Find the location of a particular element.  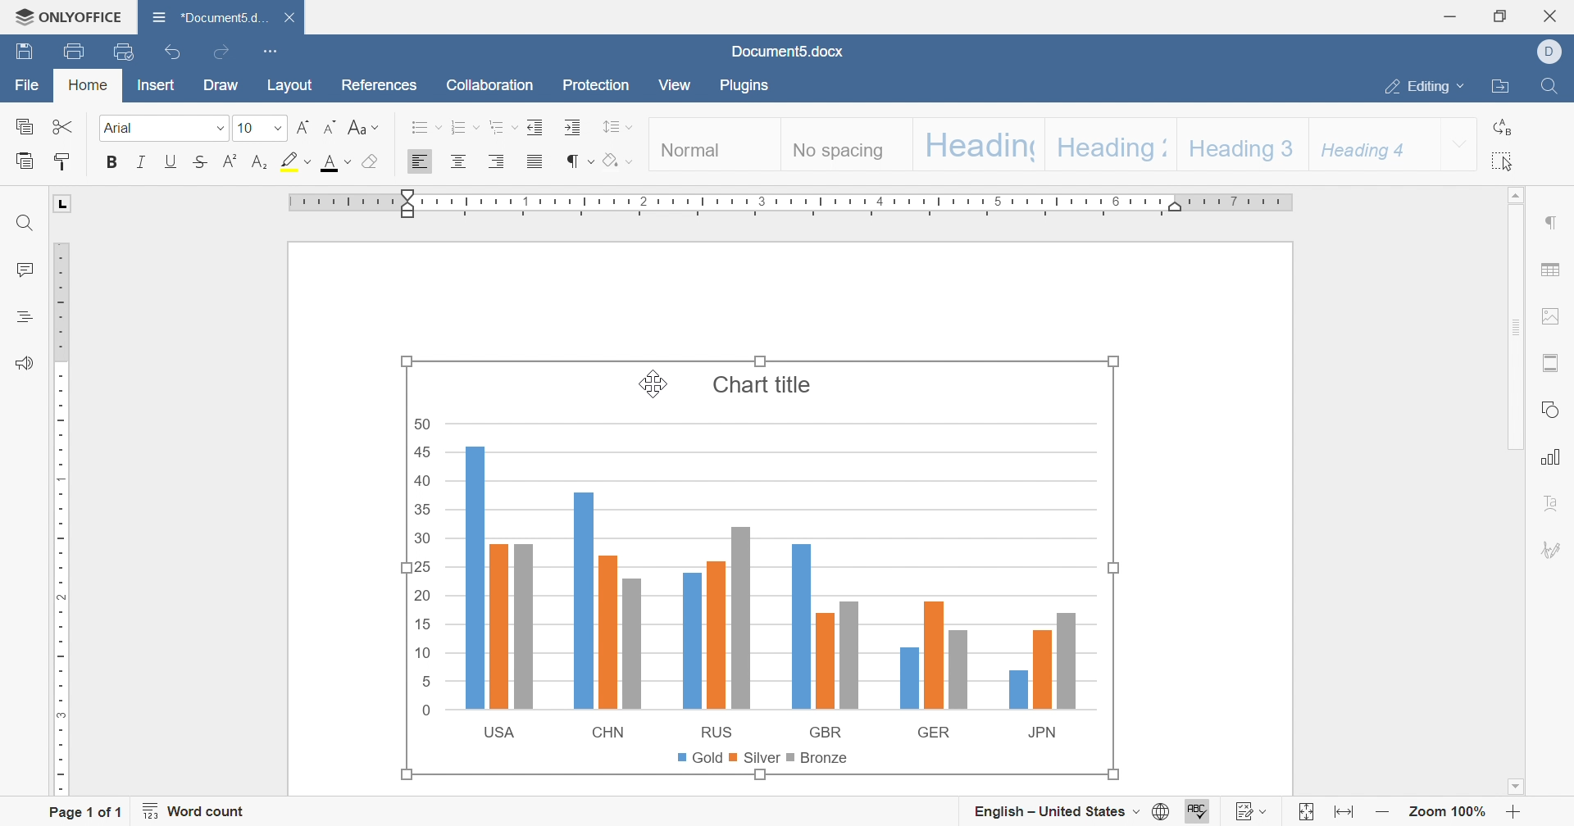

undo is located at coordinates (175, 51).